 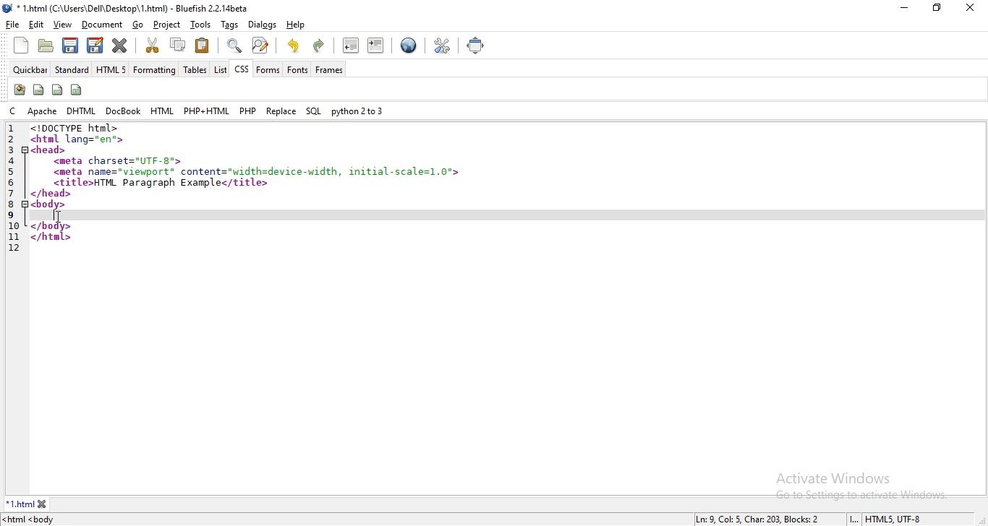 What do you see at coordinates (52, 194) in the screenshot?
I see `</head>` at bounding box center [52, 194].